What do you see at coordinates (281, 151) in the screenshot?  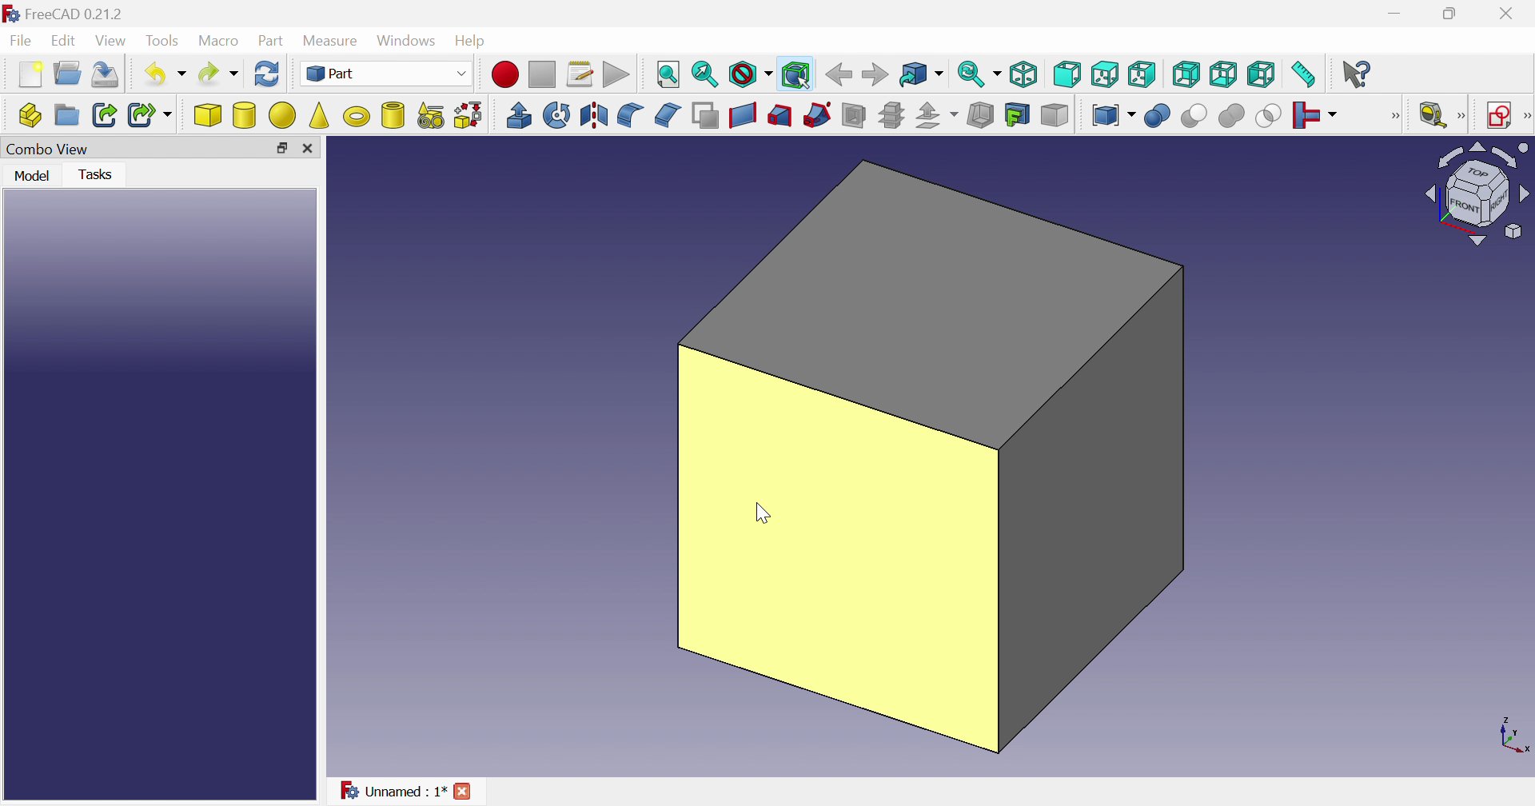 I see `Restore down` at bounding box center [281, 151].